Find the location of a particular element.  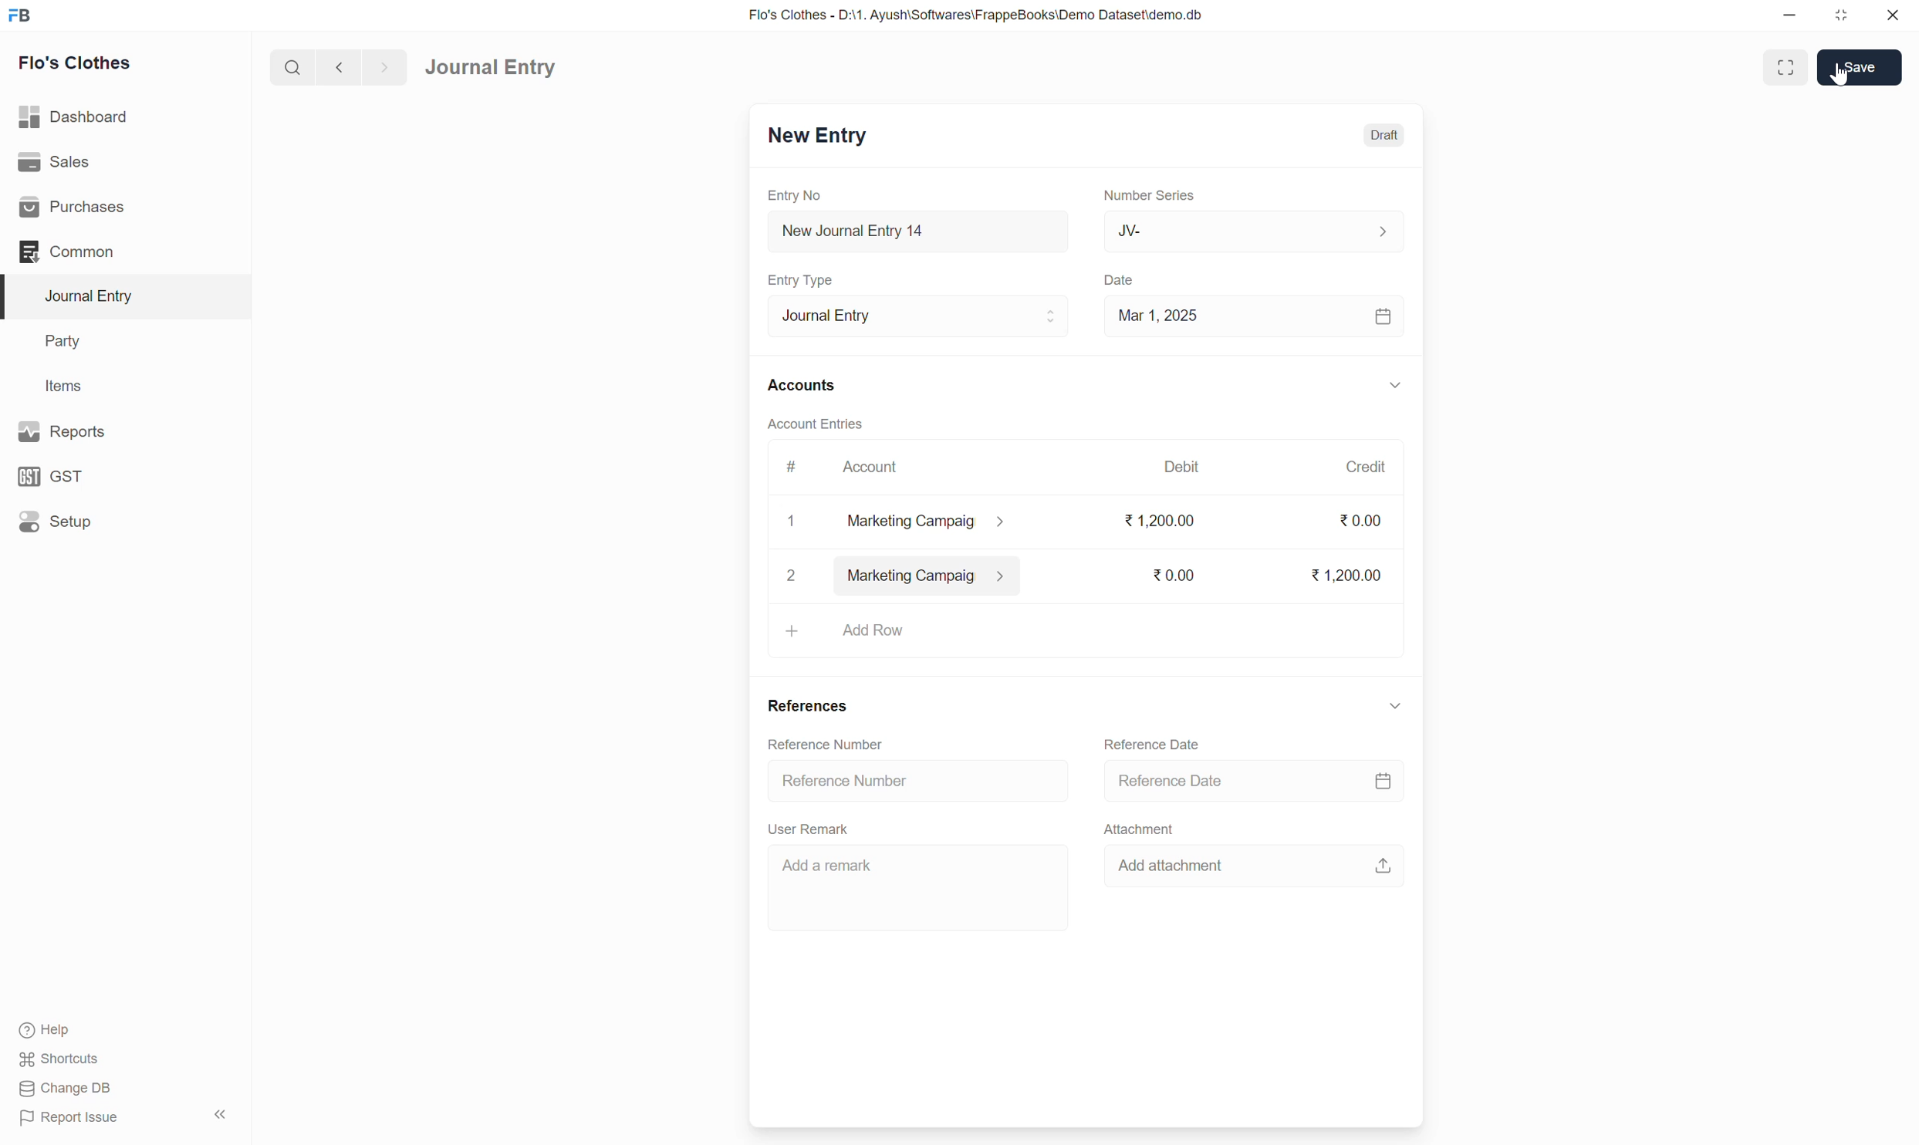

User Remark is located at coordinates (811, 830).